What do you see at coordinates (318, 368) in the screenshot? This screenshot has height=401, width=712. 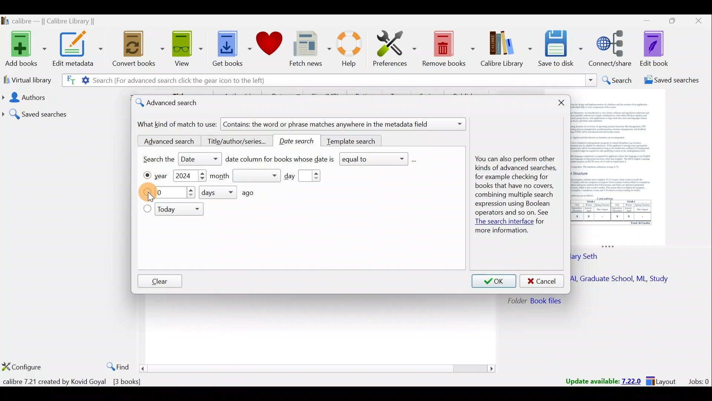 I see `Scroll bar` at bounding box center [318, 368].